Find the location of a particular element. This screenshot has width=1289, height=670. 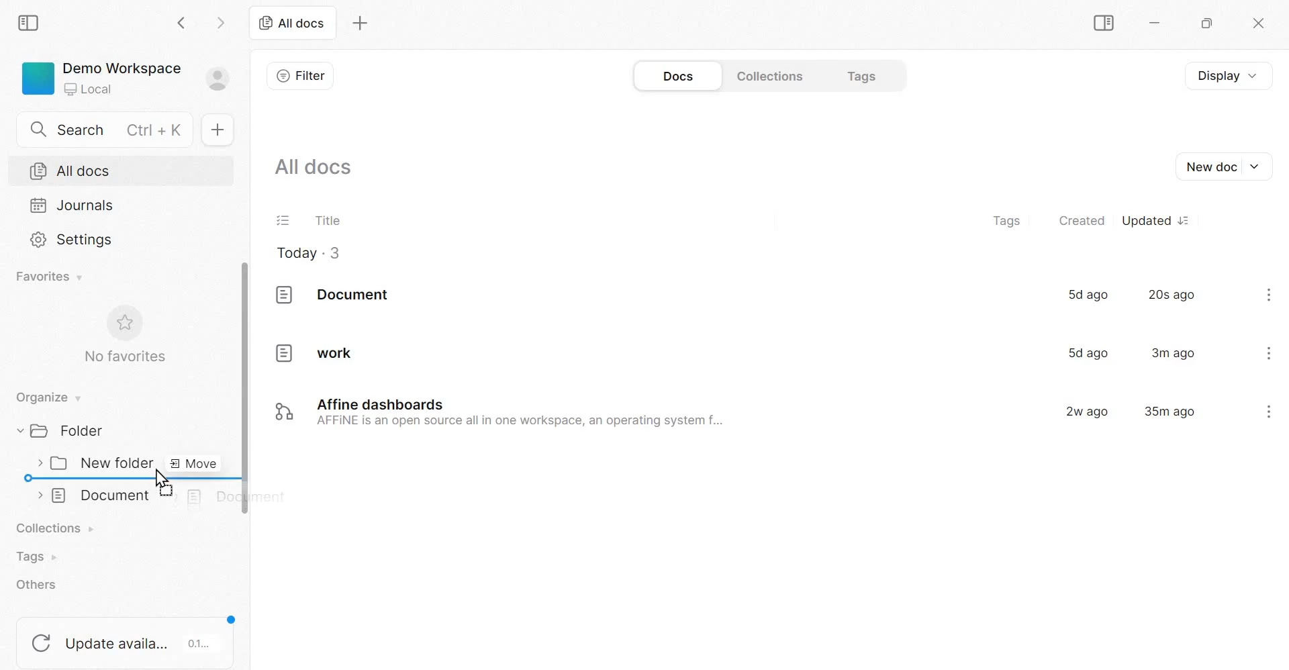

5d ago is located at coordinates (1088, 293).